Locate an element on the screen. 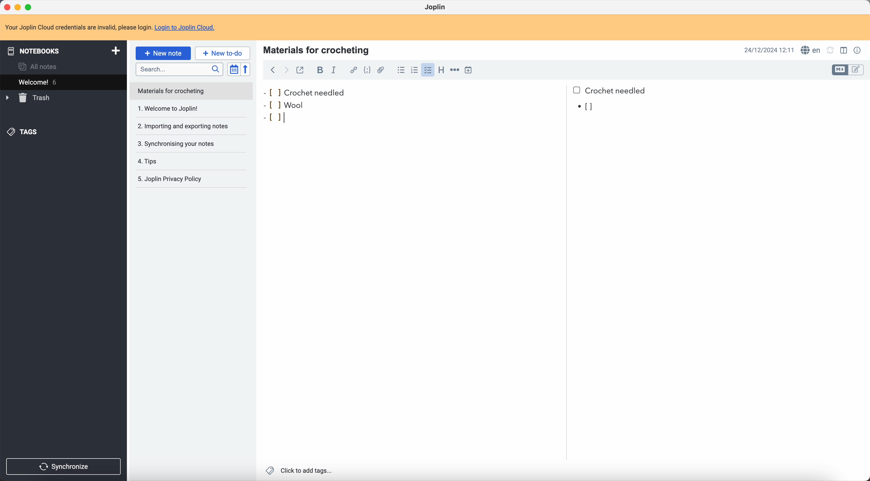  toggle edit layout is located at coordinates (845, 50).